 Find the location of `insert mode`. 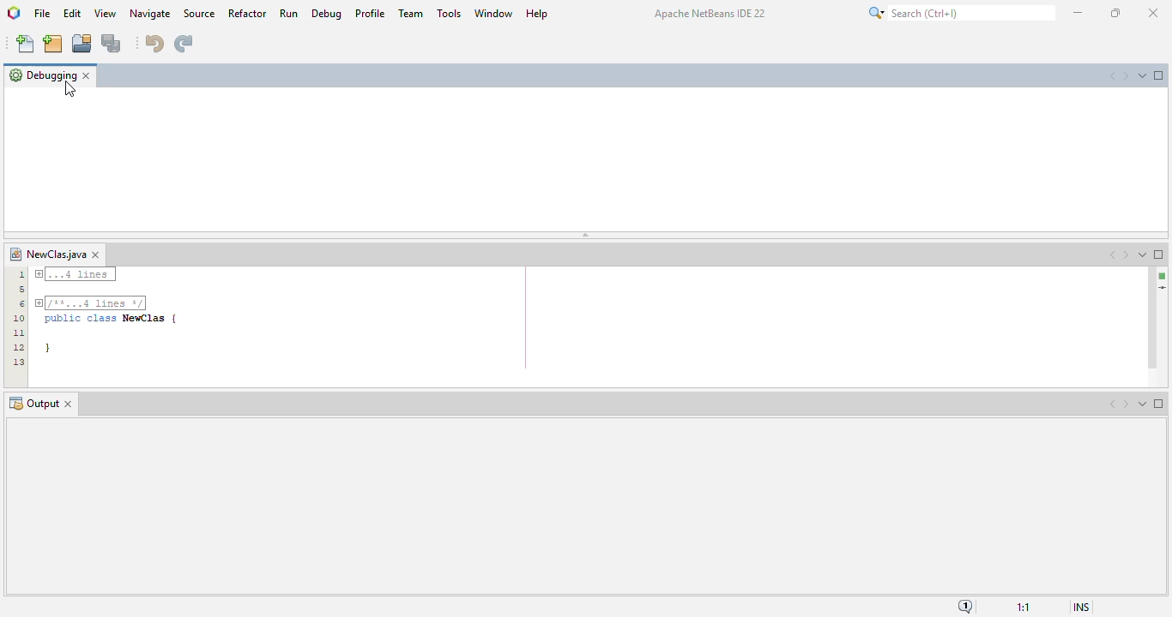

insert mode is located at coordinates (1080, 607).